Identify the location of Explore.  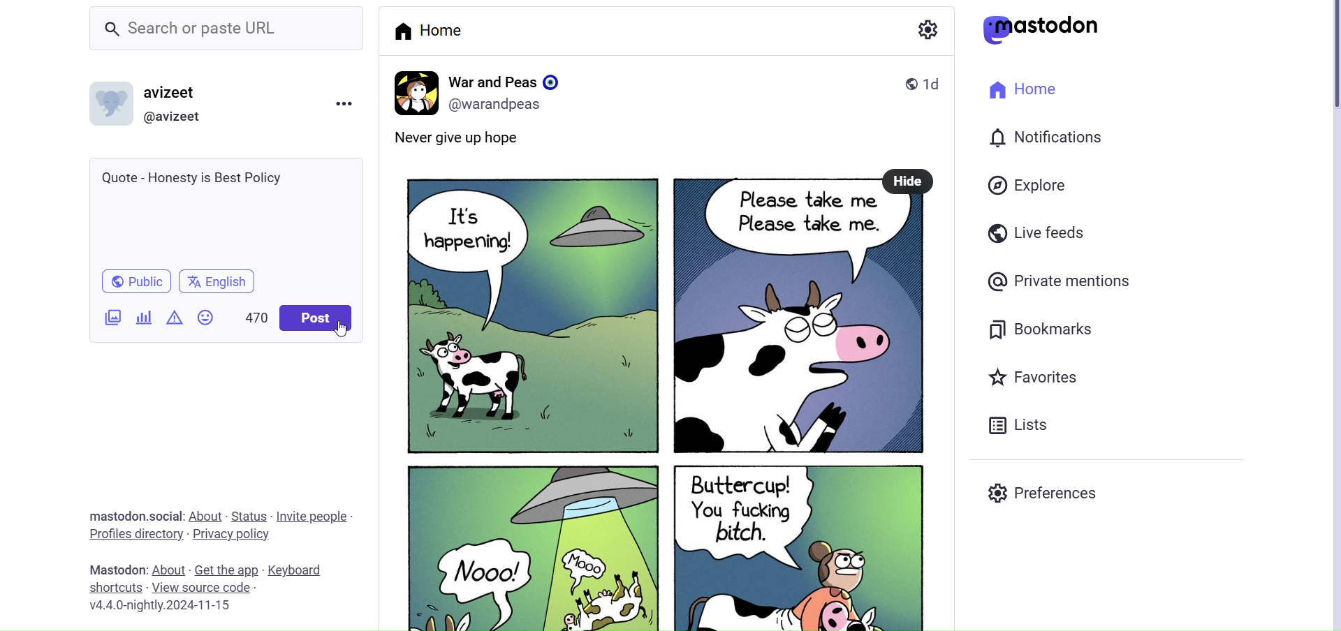
(1026, 185).